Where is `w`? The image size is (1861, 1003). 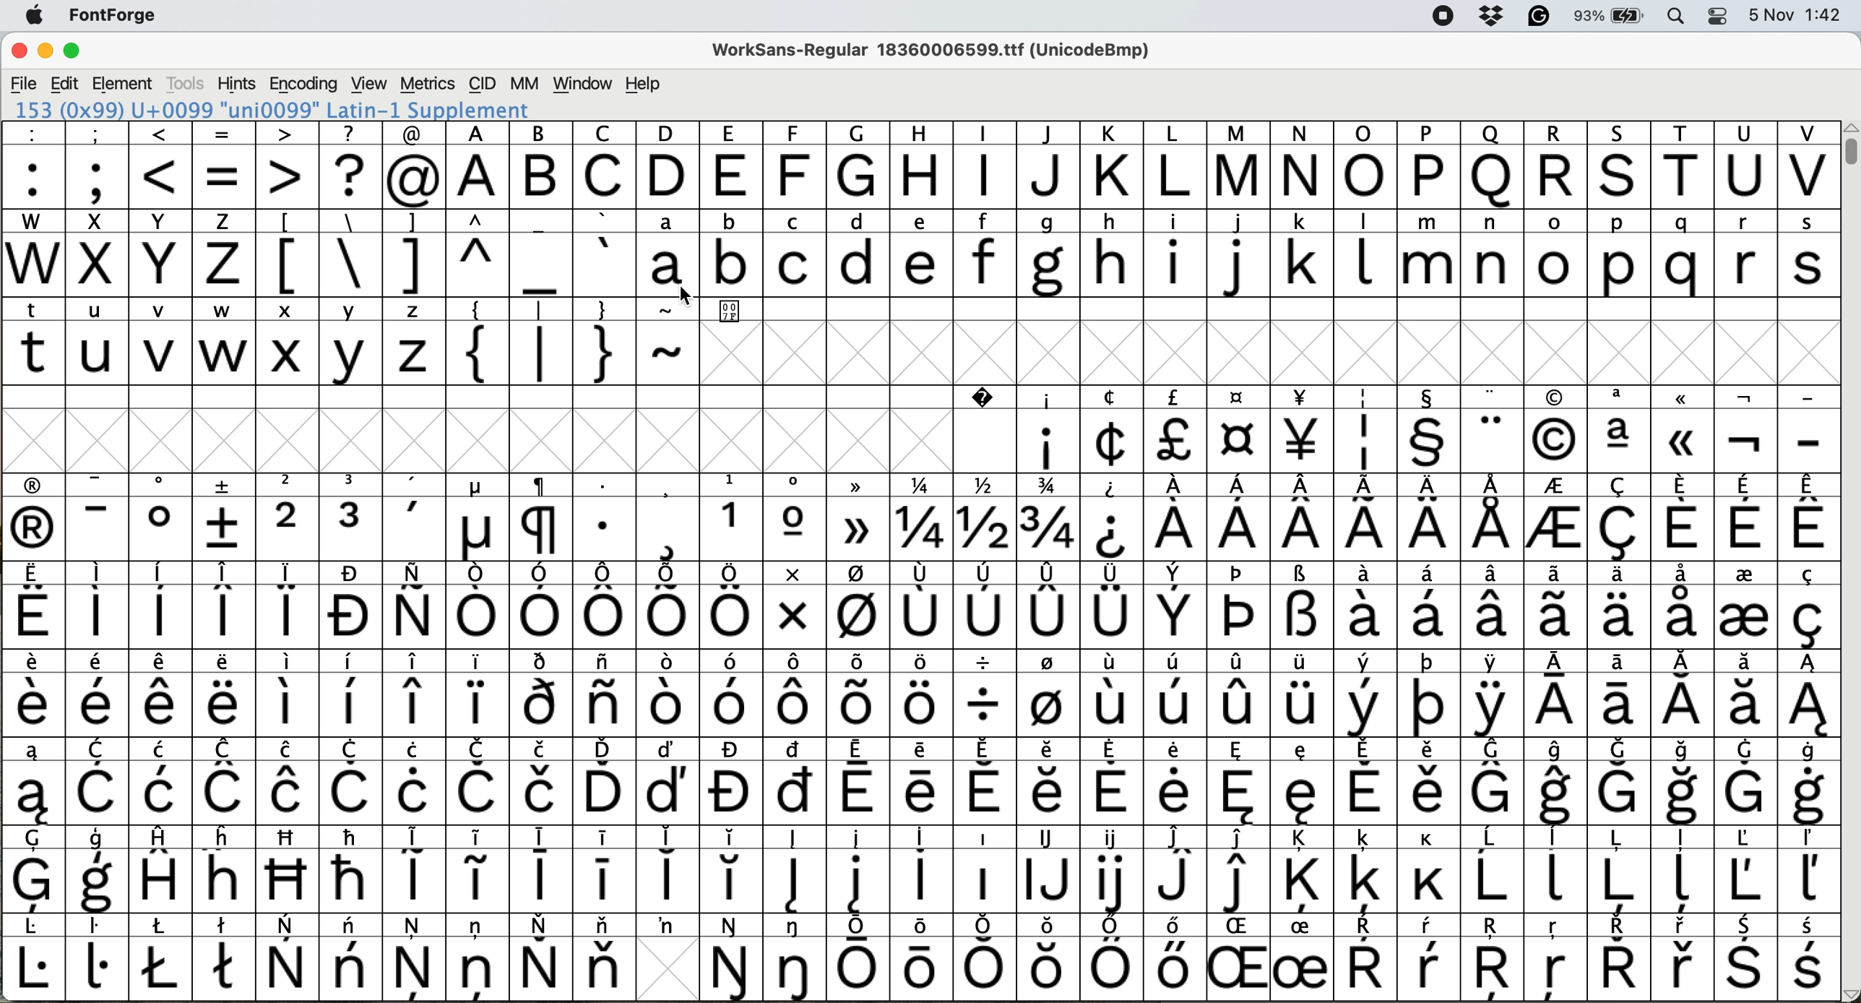
w is located at coordinates (224, 342).